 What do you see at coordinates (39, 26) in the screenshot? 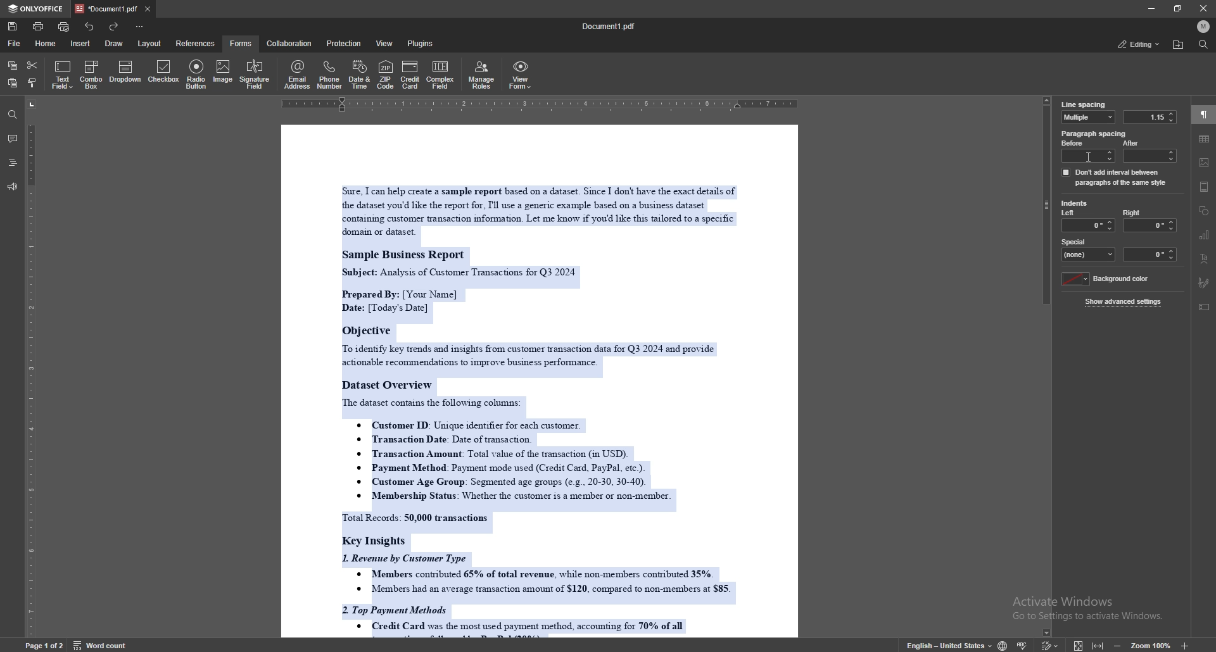
I see `print` at bounding box center [39, 26].